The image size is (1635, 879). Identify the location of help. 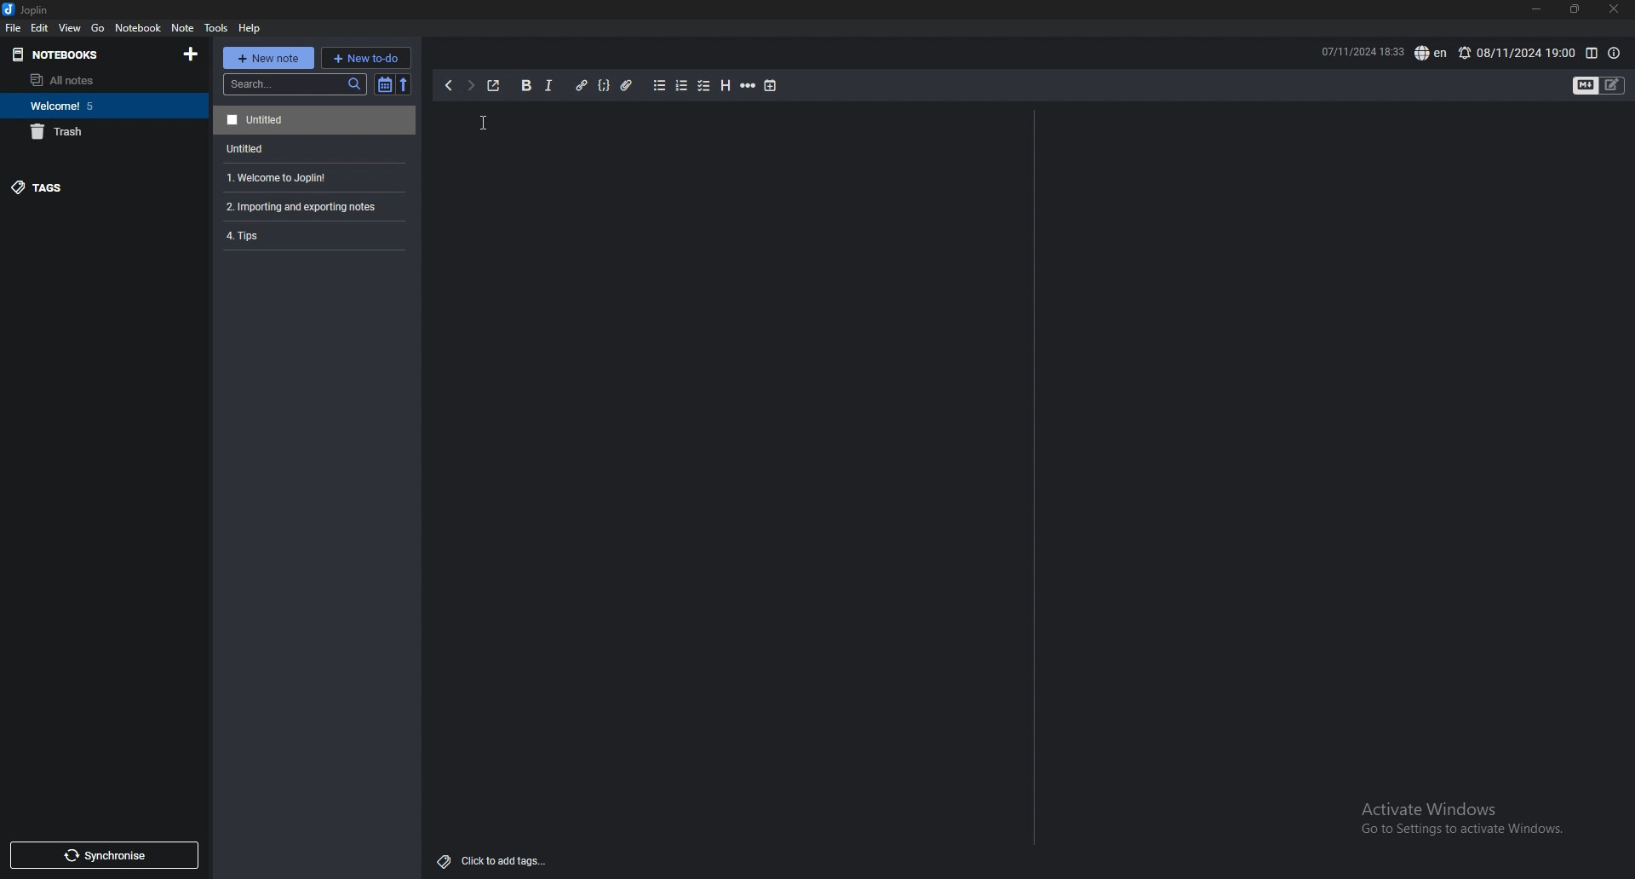
(250, 28).